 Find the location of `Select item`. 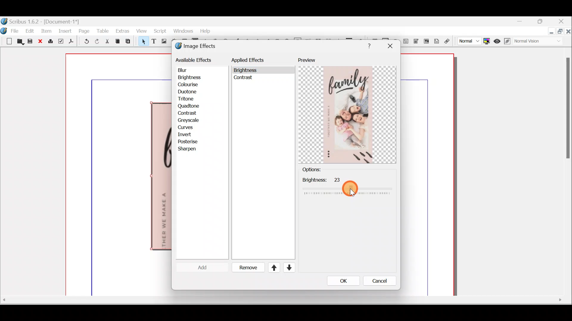

Select item is located at coordinates (142, 42).